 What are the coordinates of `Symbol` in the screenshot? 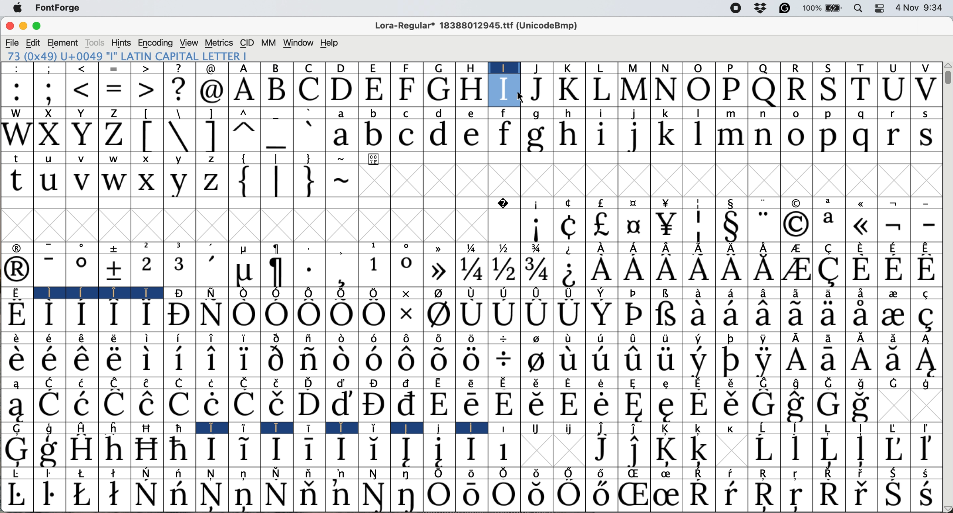 It's located at (570, 271).